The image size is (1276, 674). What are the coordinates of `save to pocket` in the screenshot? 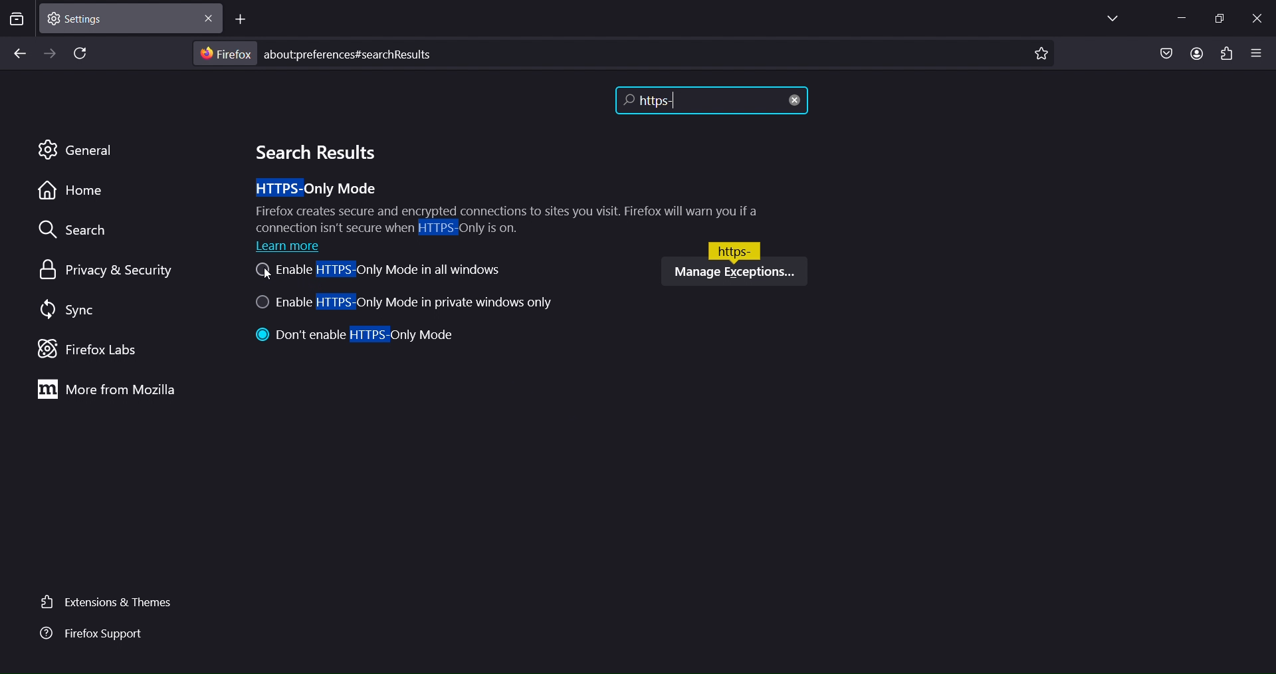 It's located at (1163, 54).